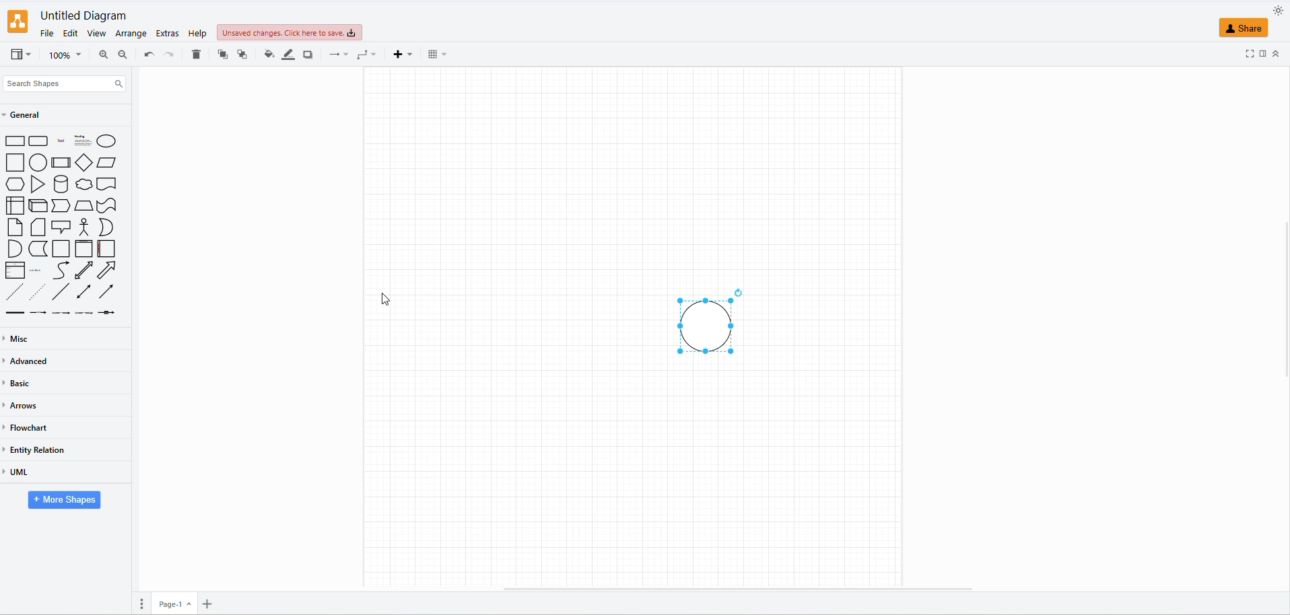 The width and height of the screenshot is (1290, 615). I want to click on INTERNAL STORAGE, so click(15, 207).